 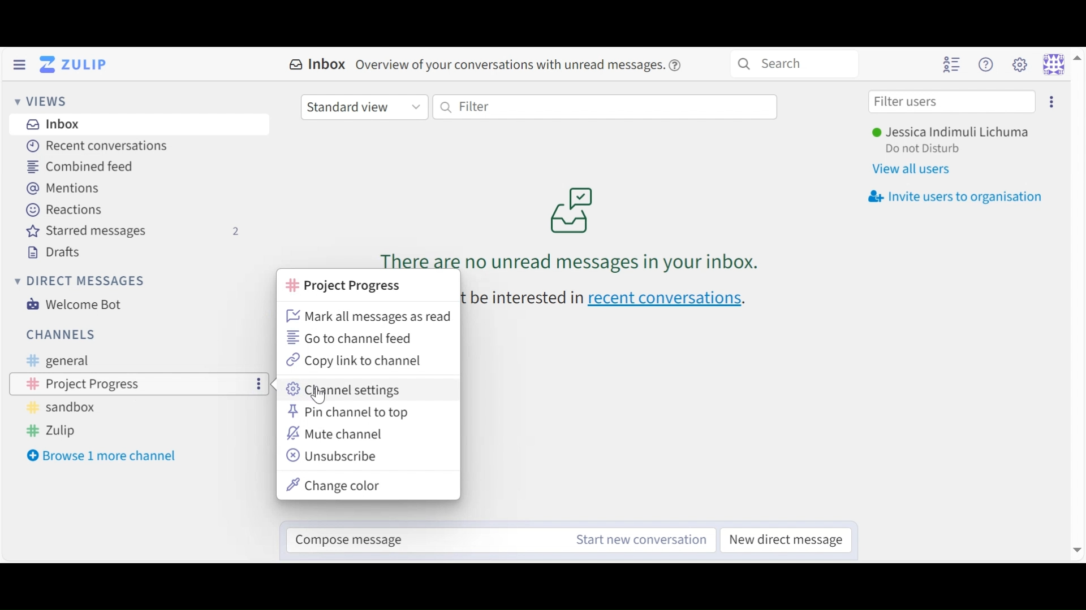 I want to click on Unsubscribe, so click(x=334, y=456).